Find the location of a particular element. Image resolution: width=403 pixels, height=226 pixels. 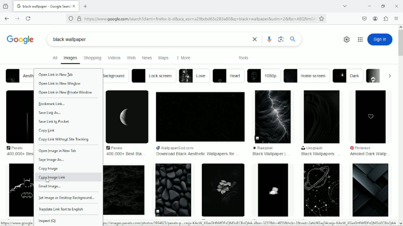

close is located at coordinates (254, 39).